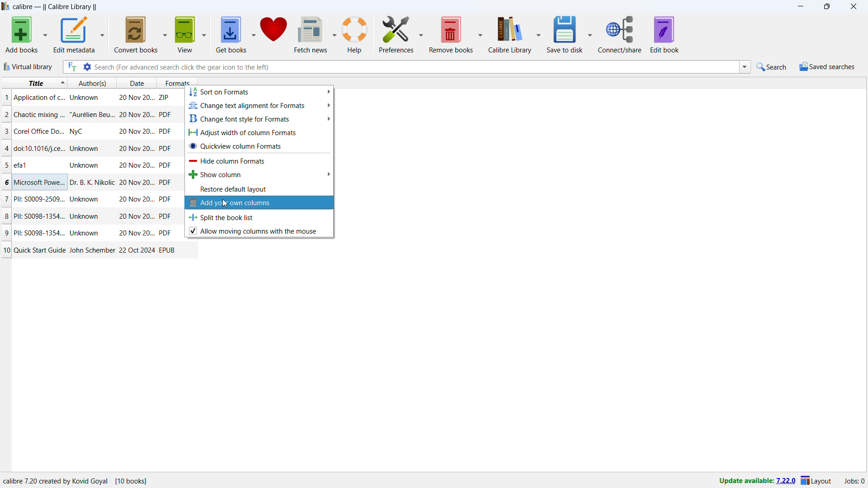 This screenshot has height=488, width=868. What do you see at coordinates (259, 188) in the screenshot?
I see `restore default layout` at bounding box center [259, 188].